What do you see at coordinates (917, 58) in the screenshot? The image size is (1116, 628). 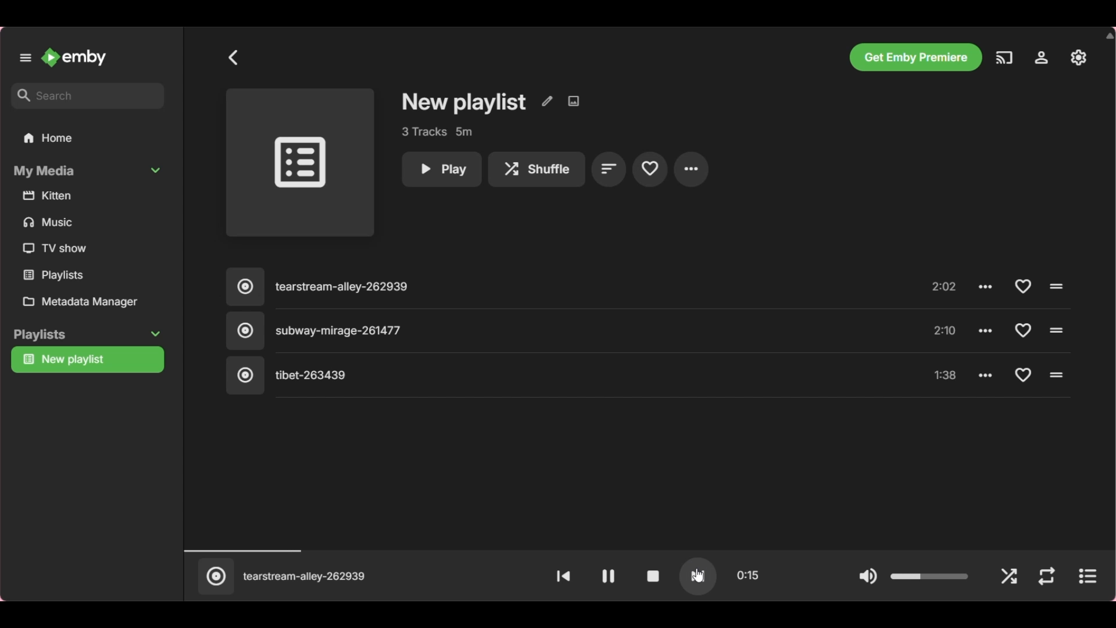 I see `Get Emby premiere` at bounding box center [917, 58].